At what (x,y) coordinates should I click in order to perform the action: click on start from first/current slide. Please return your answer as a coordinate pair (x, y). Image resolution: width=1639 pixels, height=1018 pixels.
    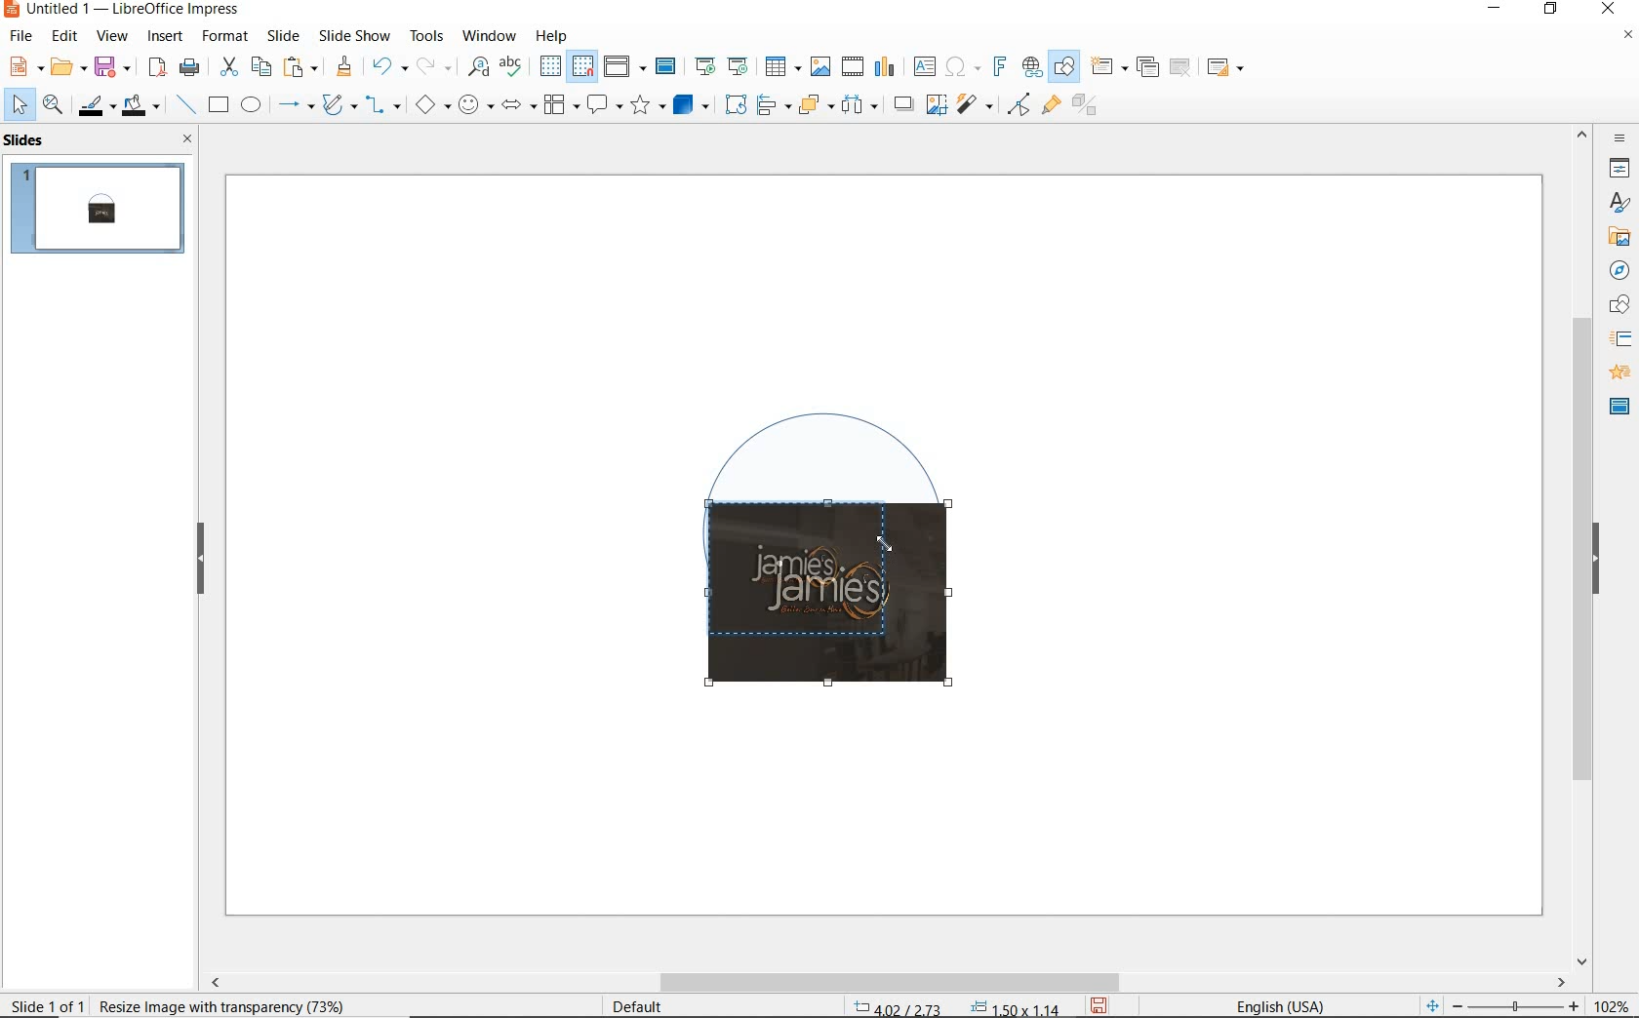
    Looking at the image, I should click on (721, 64).